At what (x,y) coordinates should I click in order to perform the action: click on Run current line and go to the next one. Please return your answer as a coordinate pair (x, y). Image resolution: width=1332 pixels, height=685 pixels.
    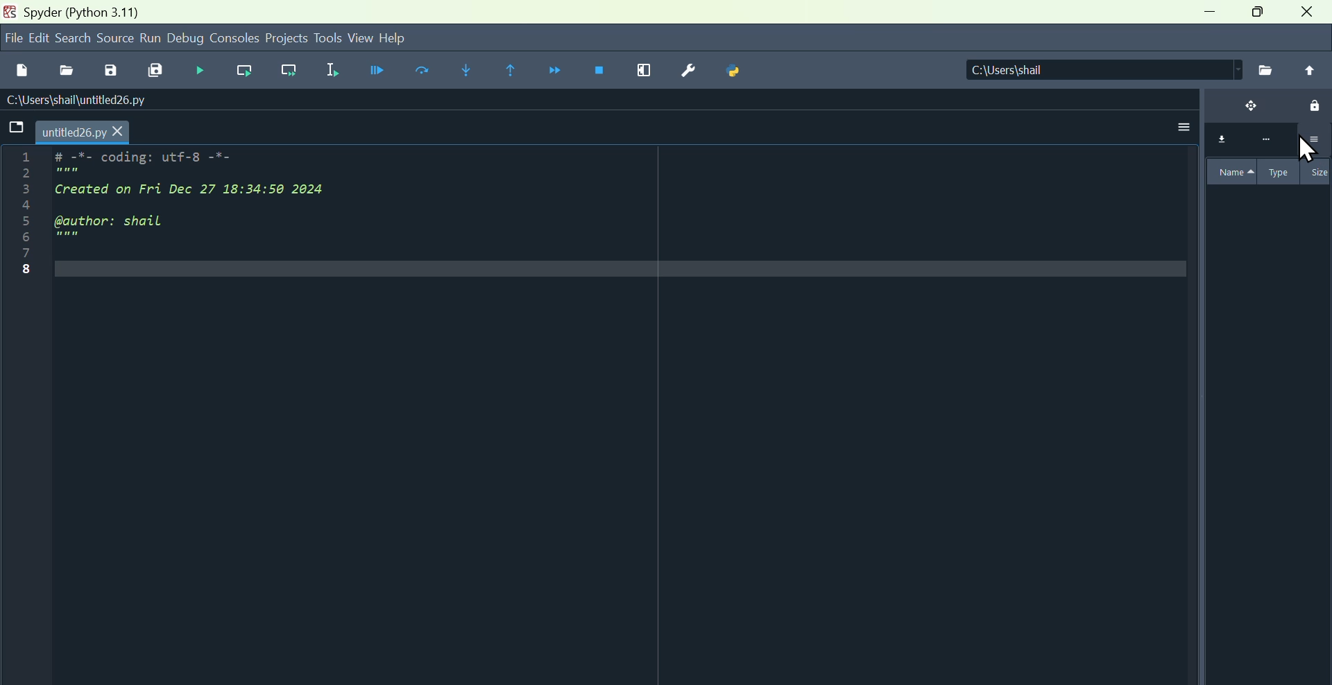
    Looking at the image, I should click on (291, 71).